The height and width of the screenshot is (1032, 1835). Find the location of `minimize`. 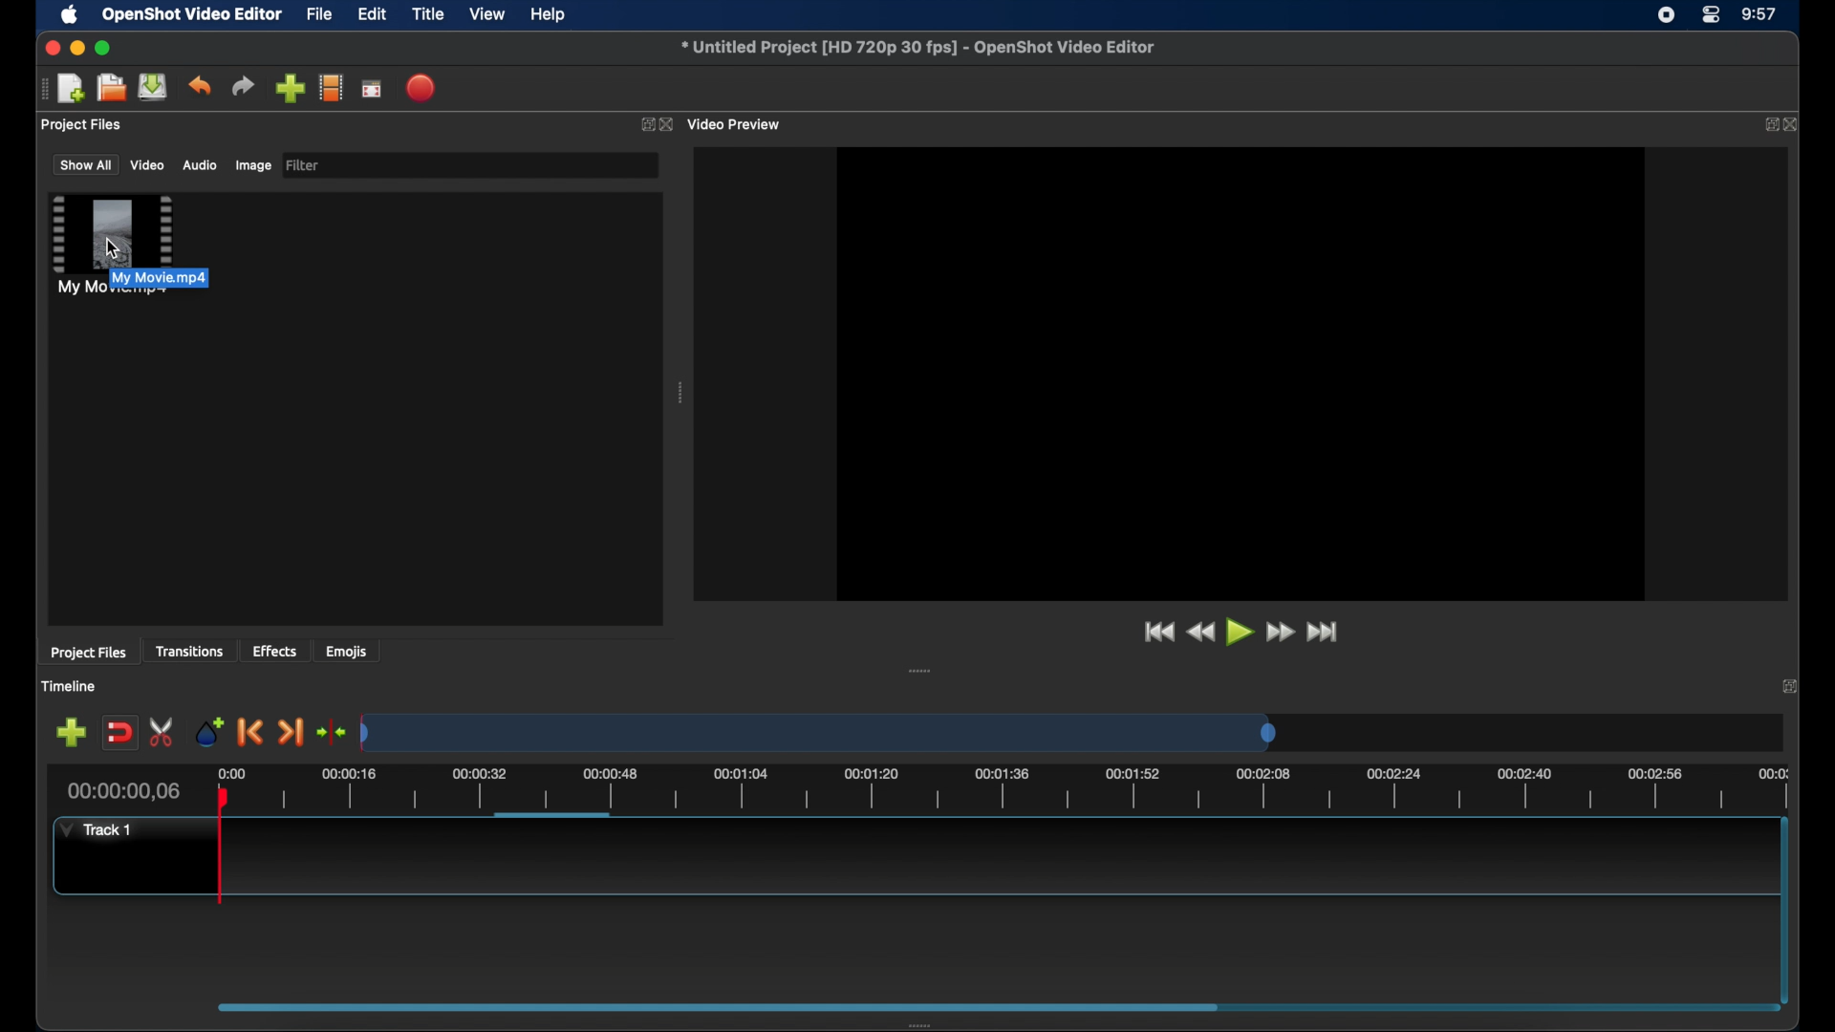

minimize is located at coordinates (77, 48).